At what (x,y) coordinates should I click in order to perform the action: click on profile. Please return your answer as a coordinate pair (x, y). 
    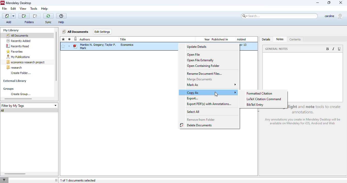
    Looking at the image, I should click on (333, 16).